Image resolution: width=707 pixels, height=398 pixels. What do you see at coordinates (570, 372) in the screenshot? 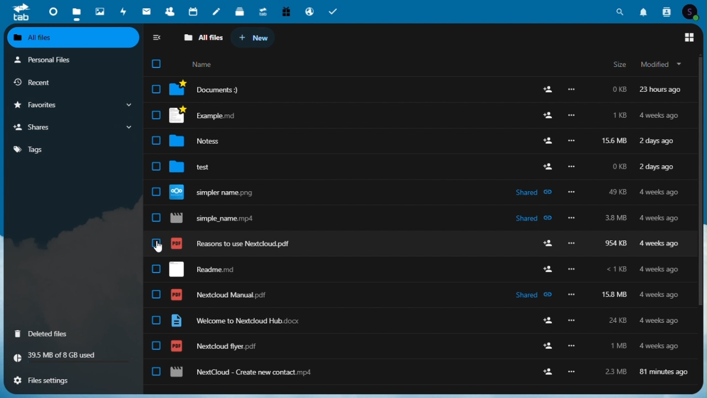
I see `` at bounding box center [570, 372].